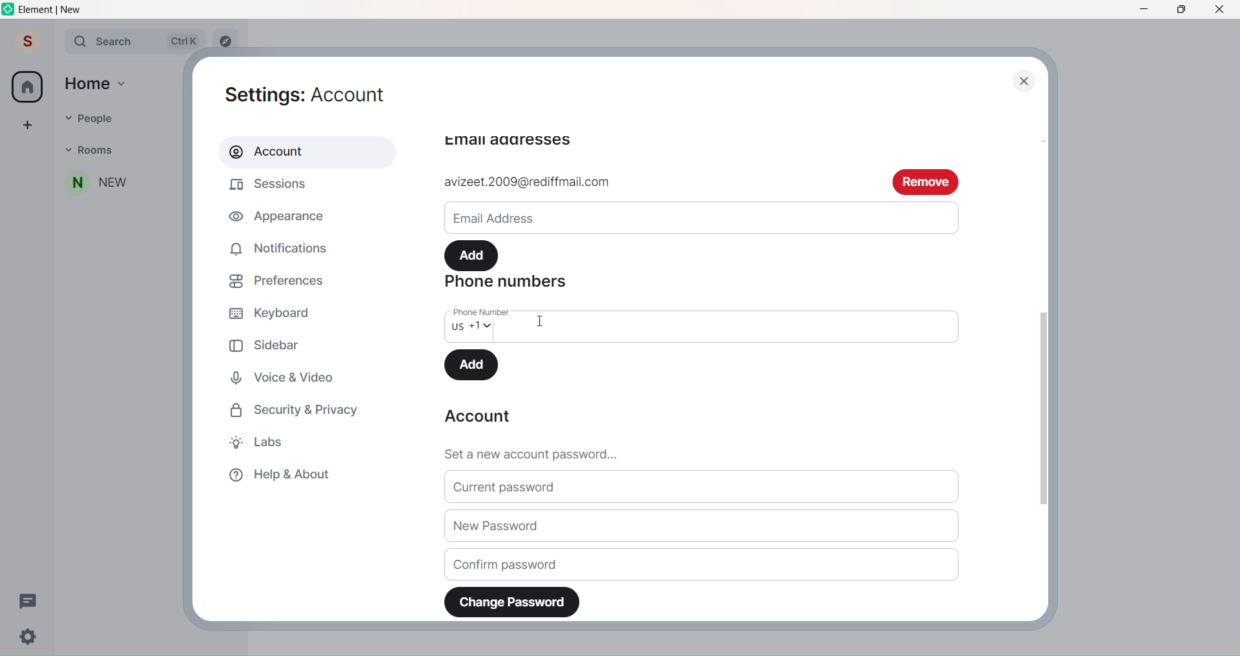  Describe the element at coordinates (1143, 10) in the screenshot. I see `Minimize` at that location.